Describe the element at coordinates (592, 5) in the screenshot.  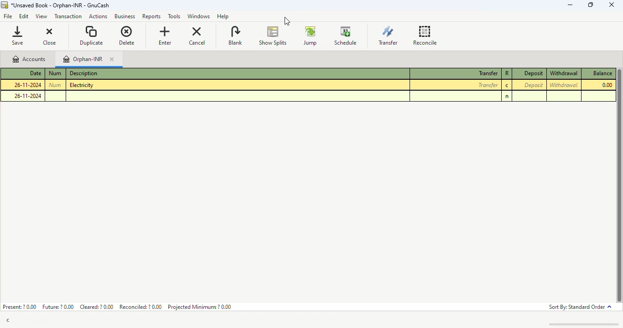
I see `maximize` at that location.